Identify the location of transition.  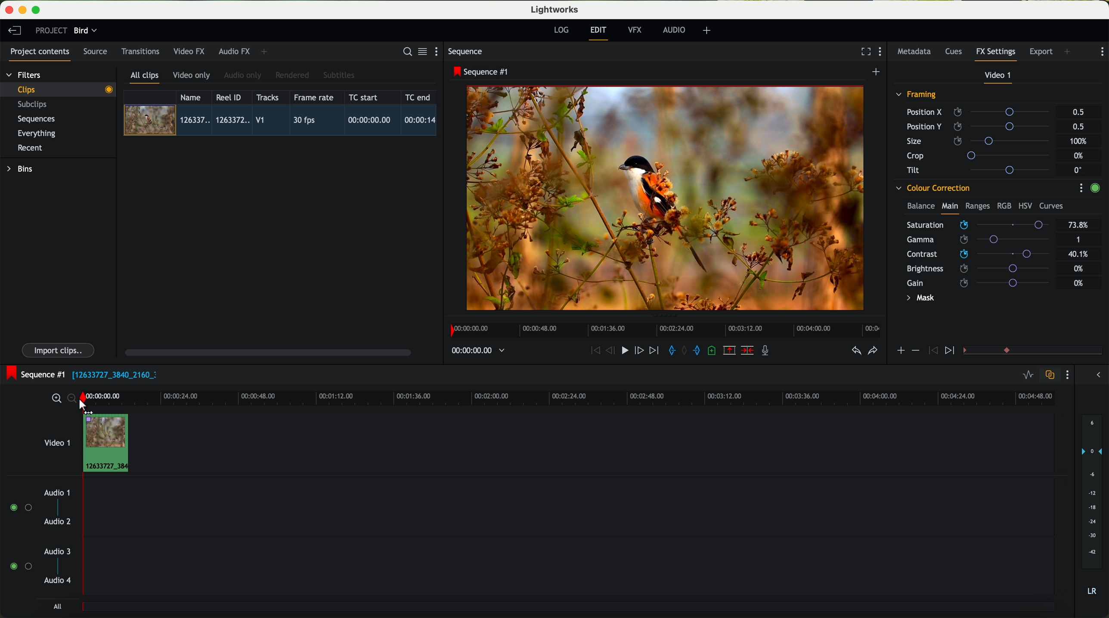
(1045, 351).